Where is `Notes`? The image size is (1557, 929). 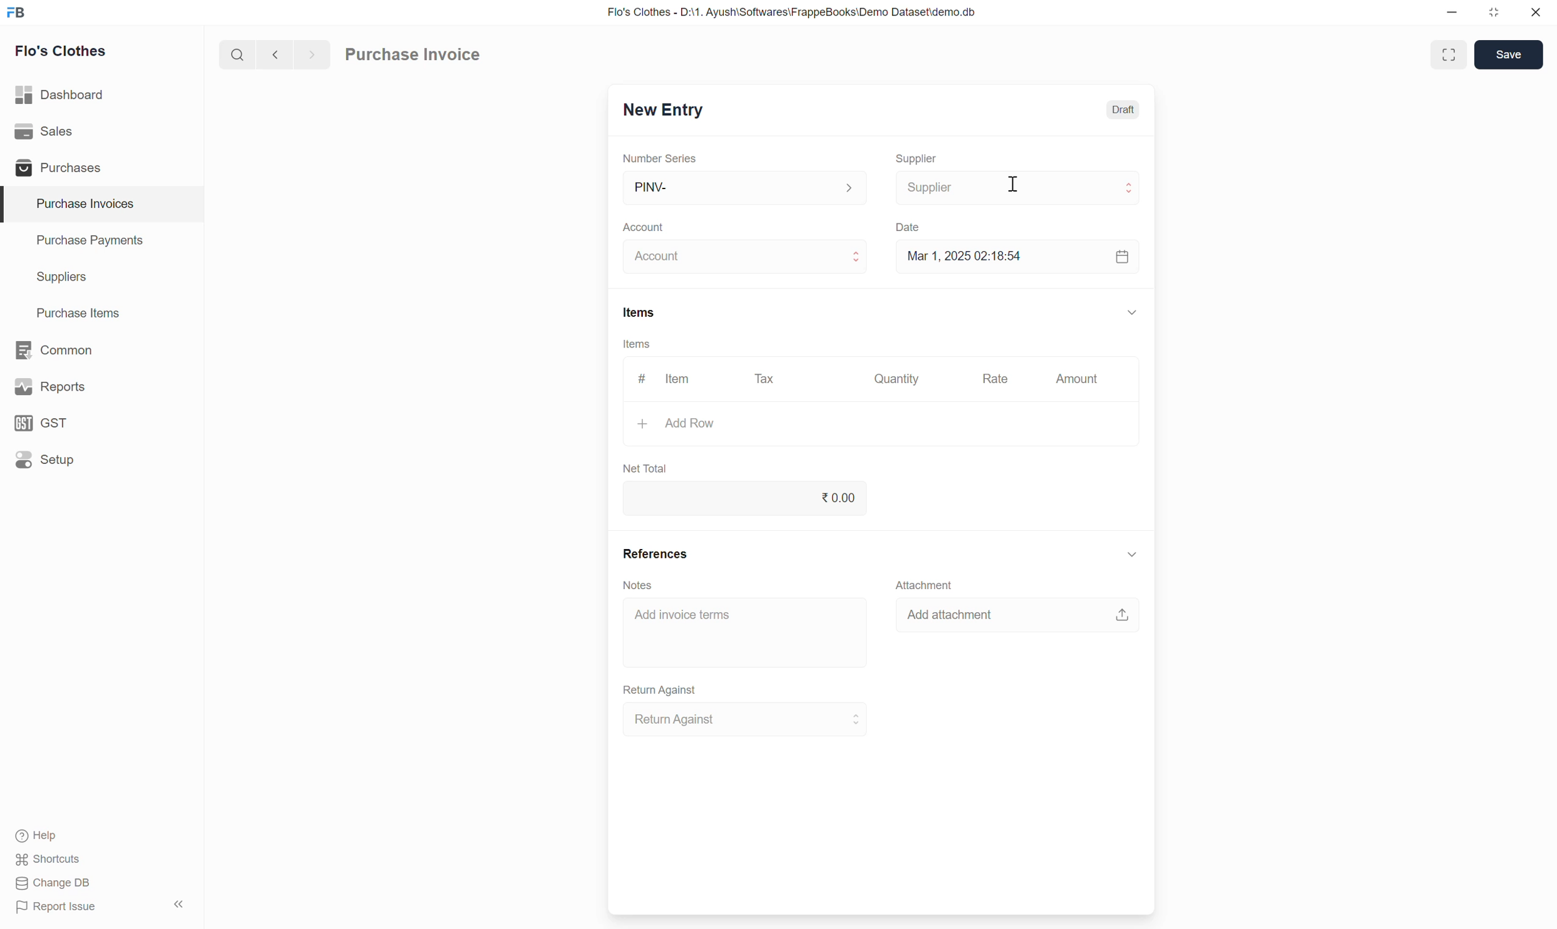
Notes is located at coordinates (637, 585).